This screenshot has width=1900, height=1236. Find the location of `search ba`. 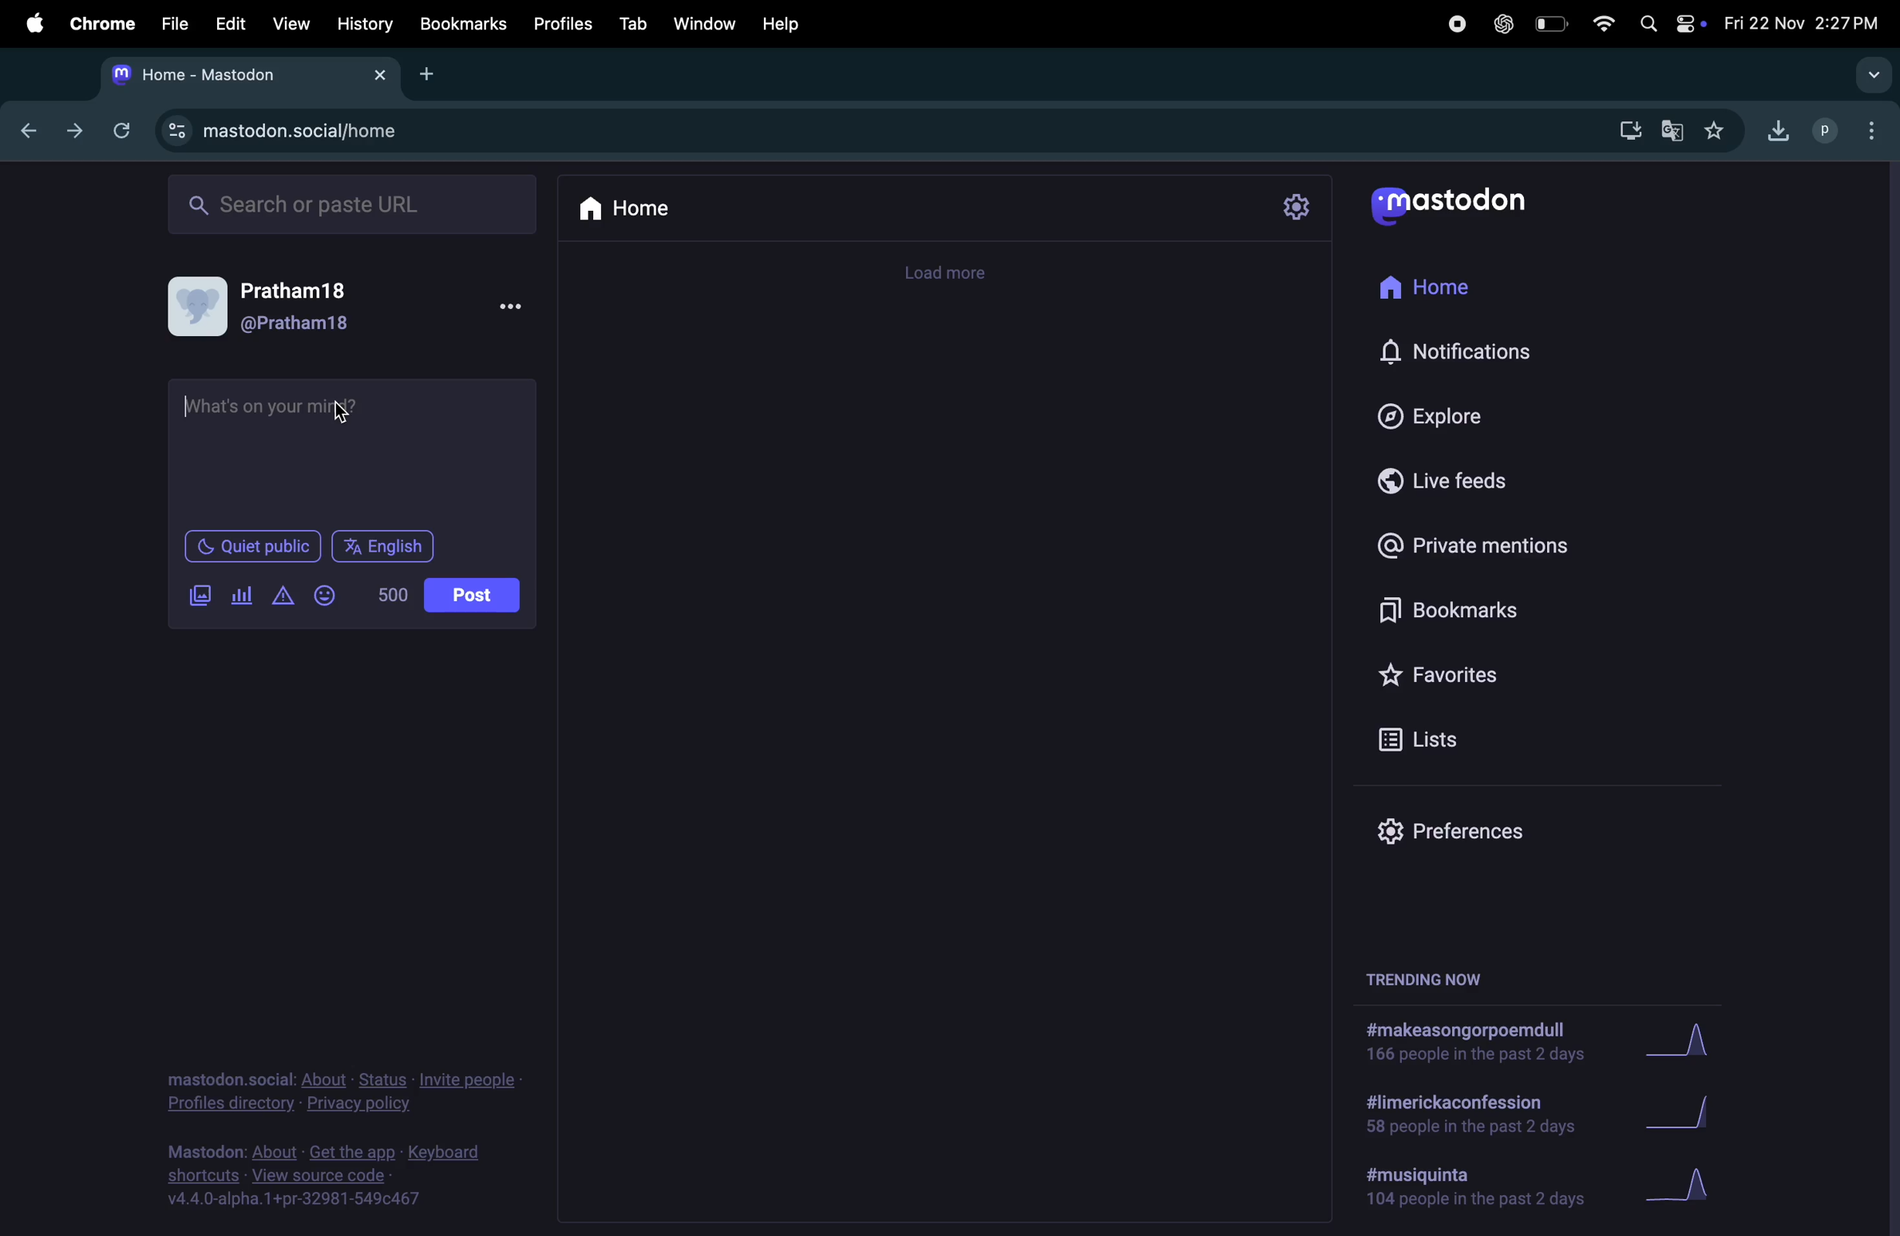

search ba is located at coordinates (350, 204).